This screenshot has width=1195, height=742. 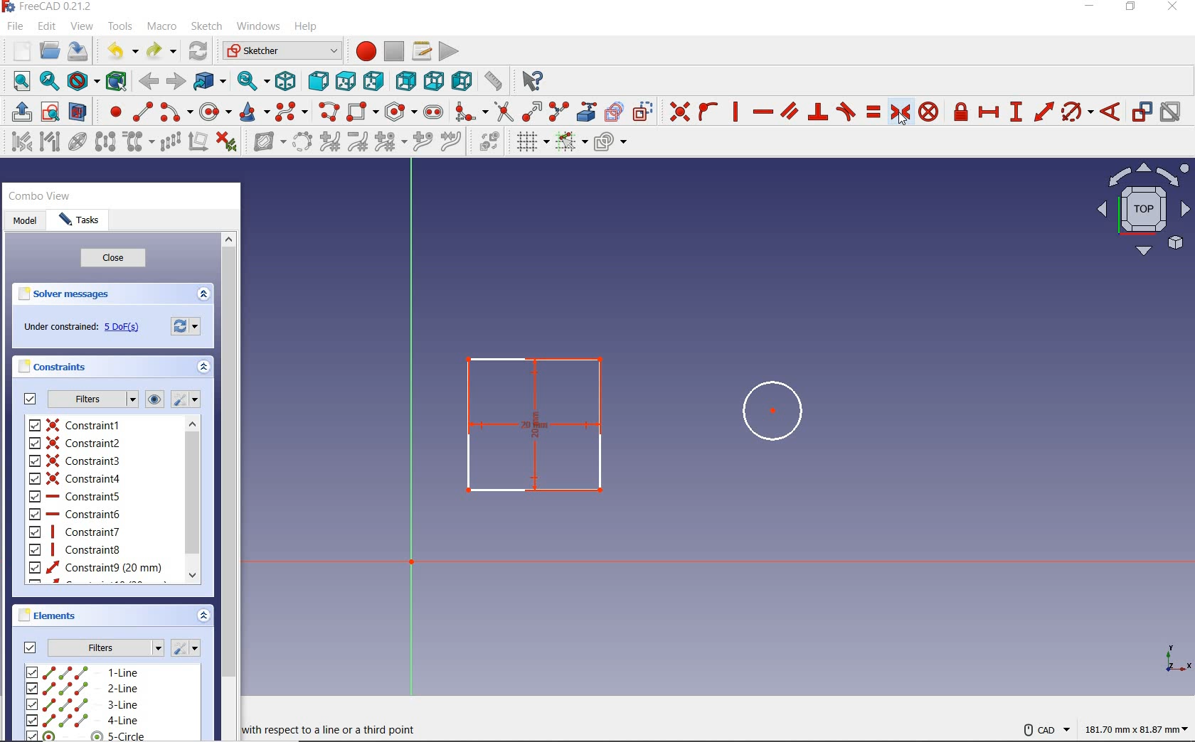 I want to click on constraint9 (20MM), so click(x=95, y=568).